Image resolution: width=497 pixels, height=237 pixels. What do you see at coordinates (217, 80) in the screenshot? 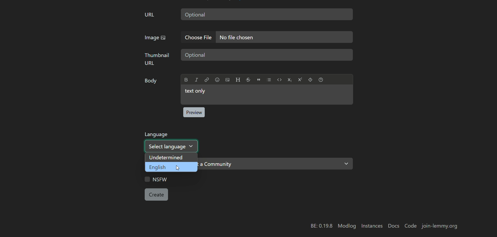
I see `Emoji` at bounding box center [217, 80].